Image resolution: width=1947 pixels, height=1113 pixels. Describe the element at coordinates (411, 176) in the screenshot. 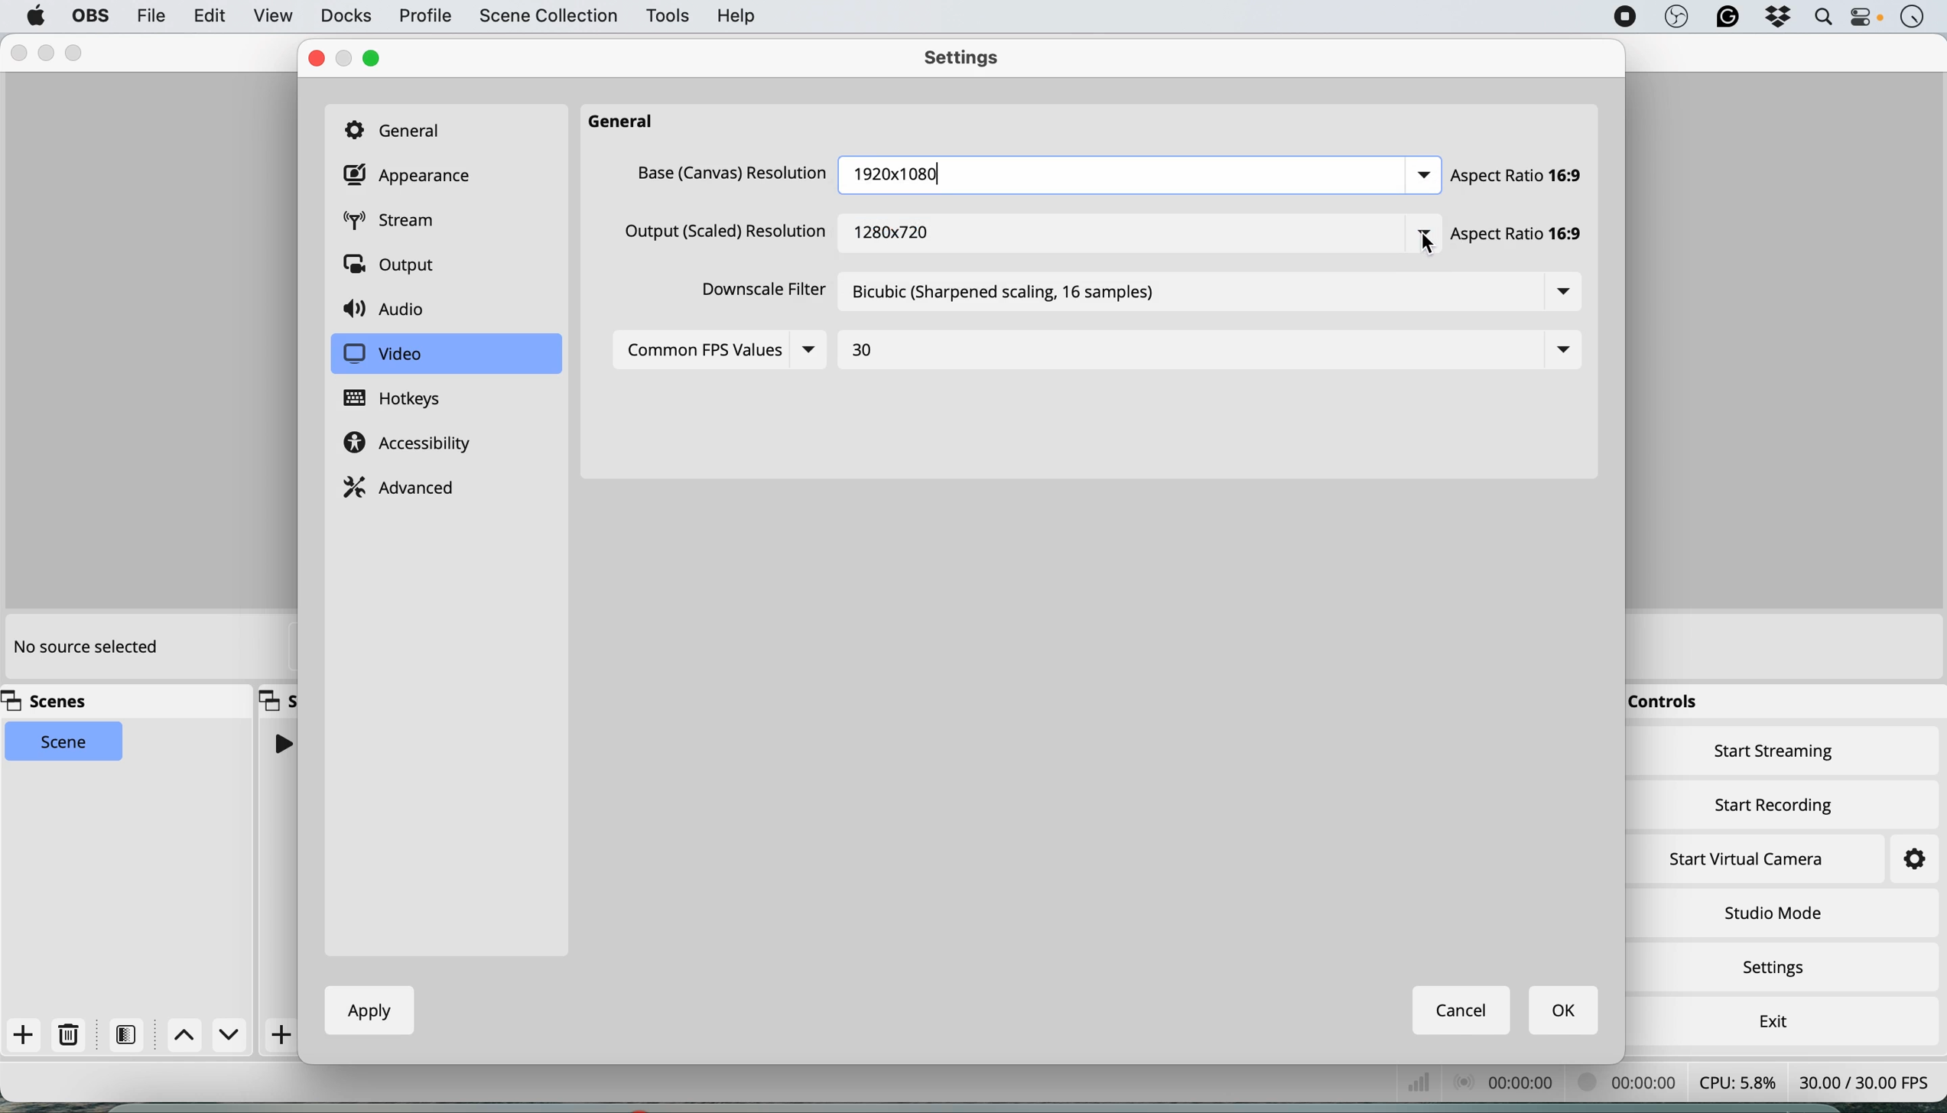

I see `appearance` at that location.